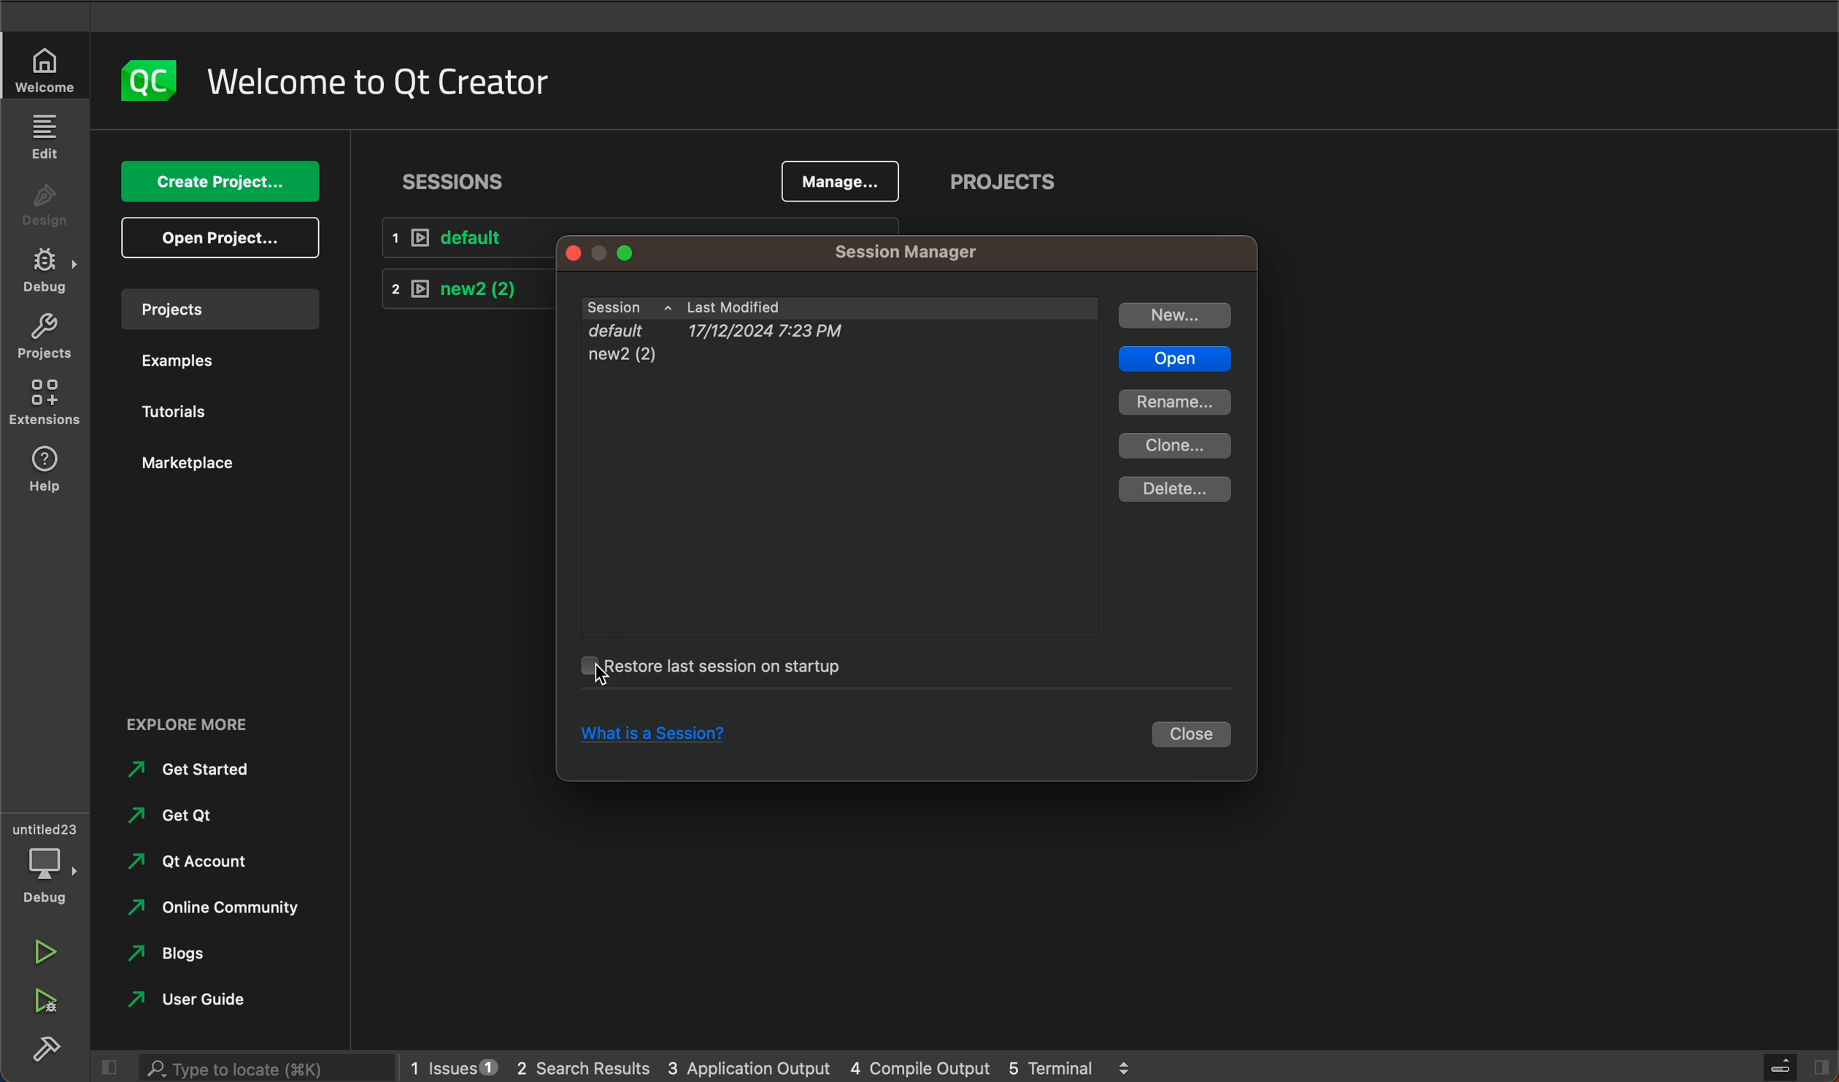 The image size is (1839, 1082). What do you see at coordinates (617, 252) in the screenshot?
I see `window tags` at bounding box center [617, 252].